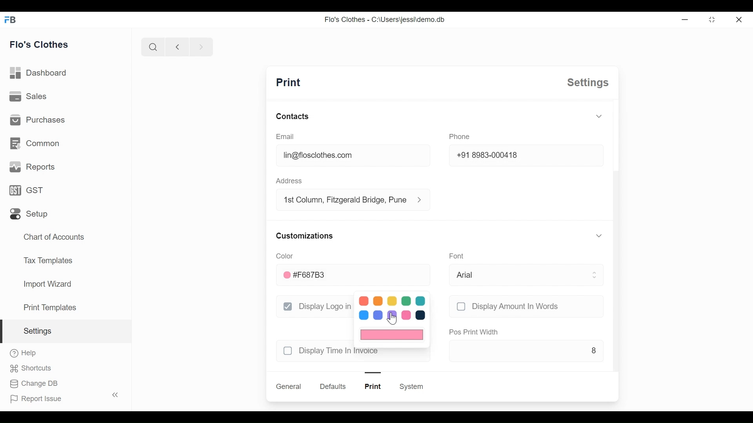 The image size is (753, 423). Describe the element at coordinates (24, 353) in the screenshot. I see `help` at that location.